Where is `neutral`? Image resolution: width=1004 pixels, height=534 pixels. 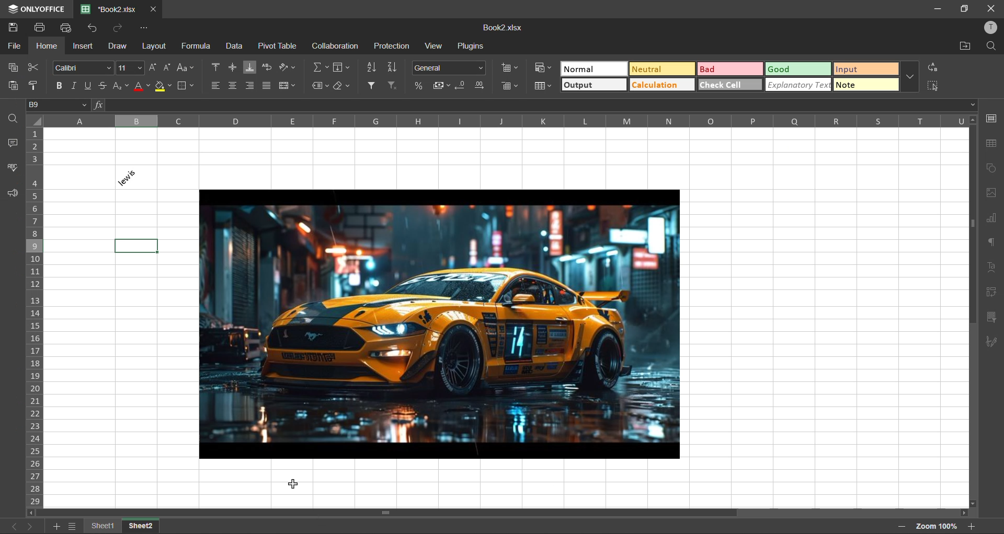
neutral is located at coordinates (662, 69).